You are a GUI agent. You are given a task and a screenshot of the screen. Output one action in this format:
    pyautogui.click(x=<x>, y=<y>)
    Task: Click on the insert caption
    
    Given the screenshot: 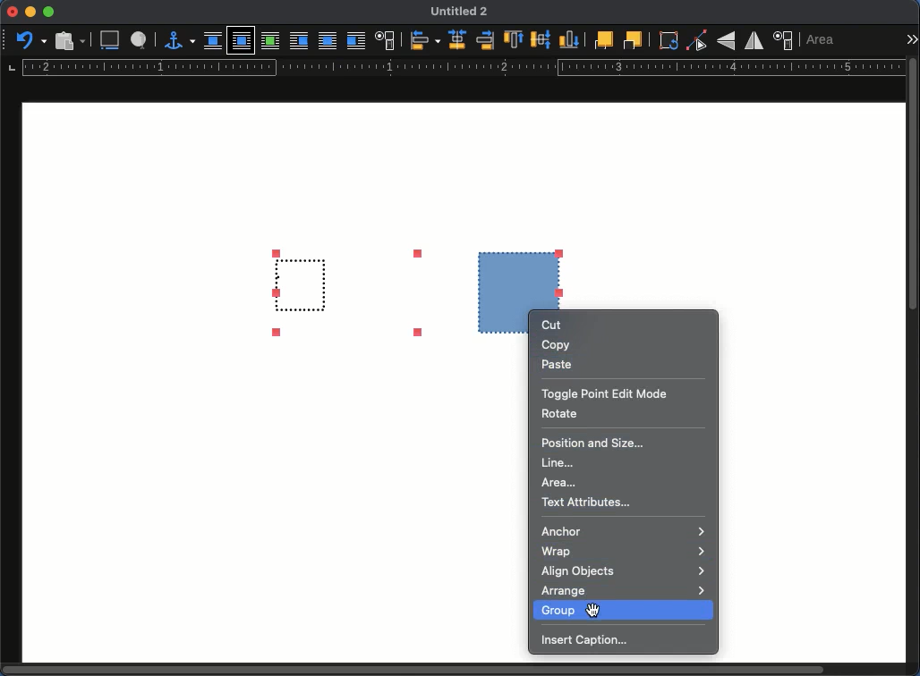 What is the action you would take?
    pyautogui.click(x=591, y=639)
    